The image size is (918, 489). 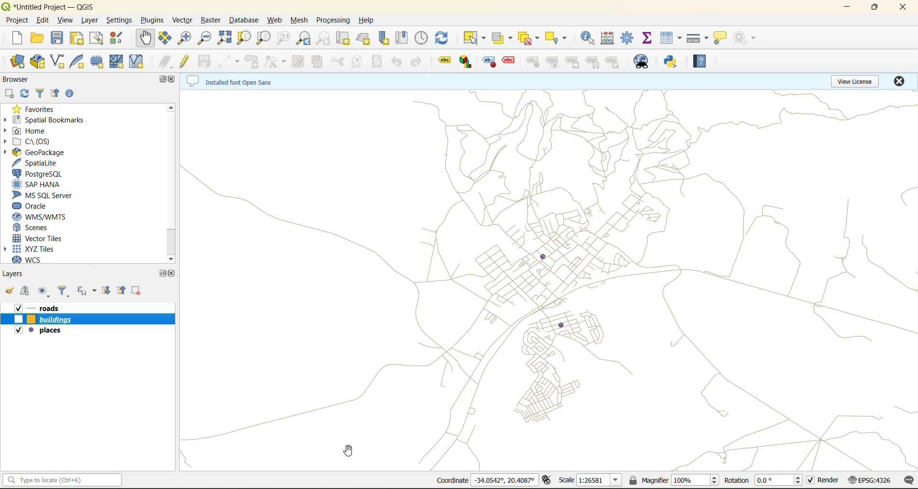 I want to click on mesh, so click(x=299, y=21).